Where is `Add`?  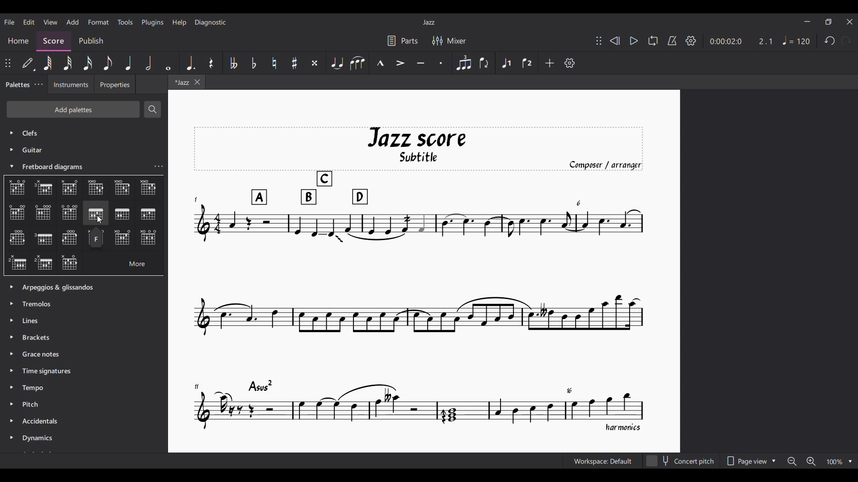 Add is located at coordinates (550, 63).